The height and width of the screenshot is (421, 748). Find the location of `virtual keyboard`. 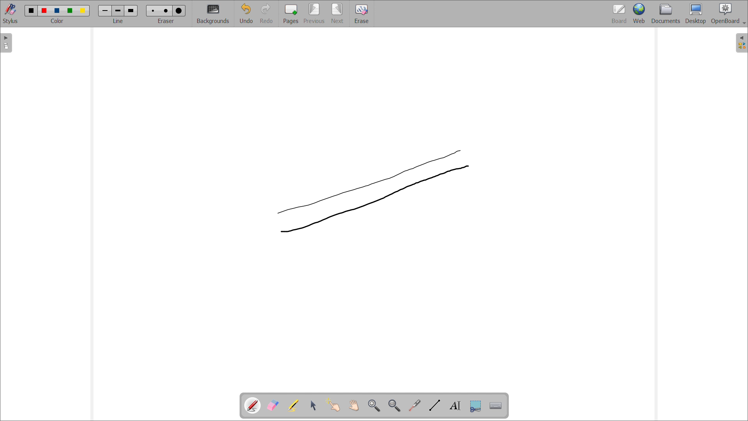

virtual keyboard is located at coordinates (496, 406).